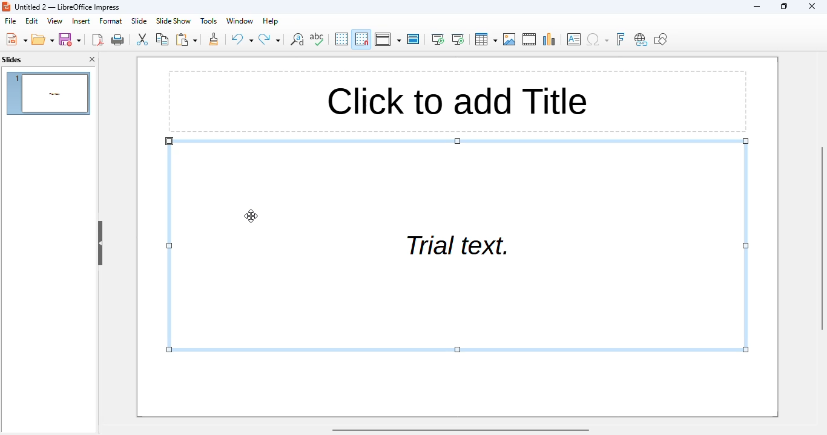  I want to click on insert chart, so click(550, 39).